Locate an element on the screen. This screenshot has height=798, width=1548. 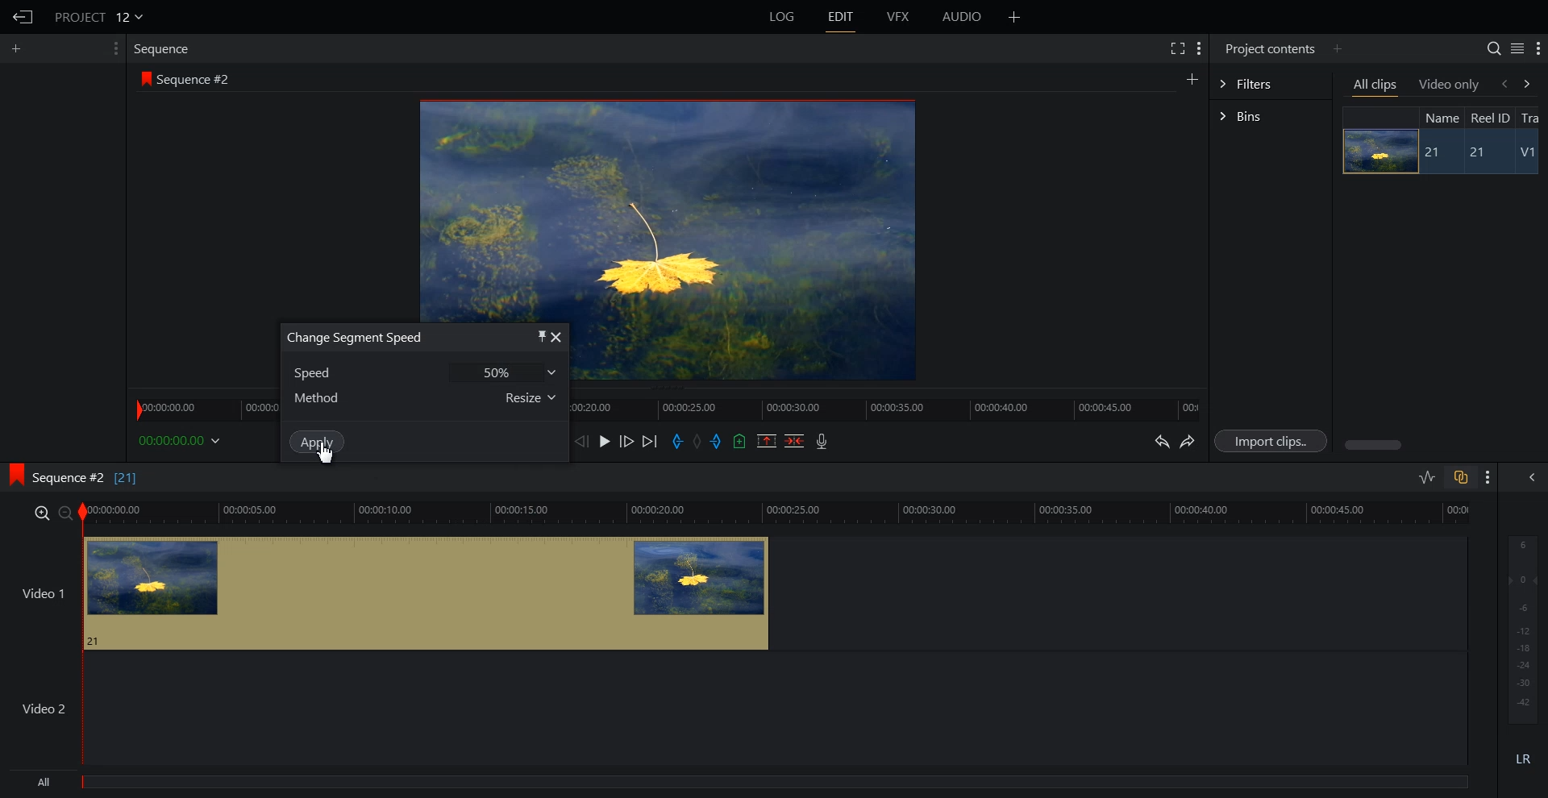
Clear all marks is located at coordinates (698, 442).